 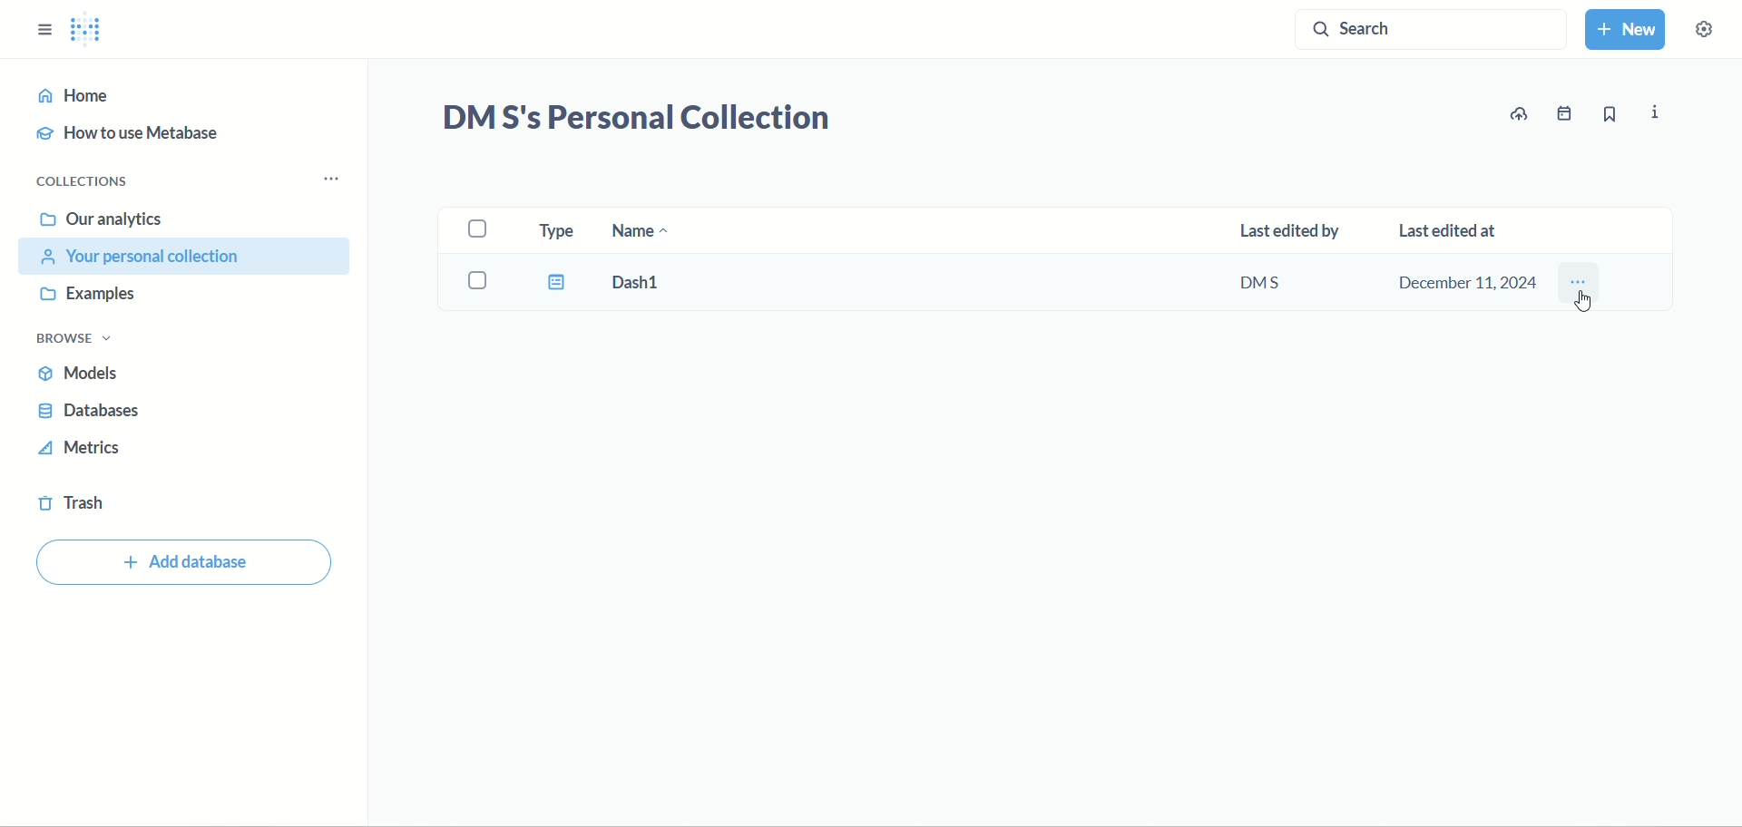 What do you see at coordinates (135, 136) in the screenshot?
I see `how to use metabase` at bounding box center [135, 136].